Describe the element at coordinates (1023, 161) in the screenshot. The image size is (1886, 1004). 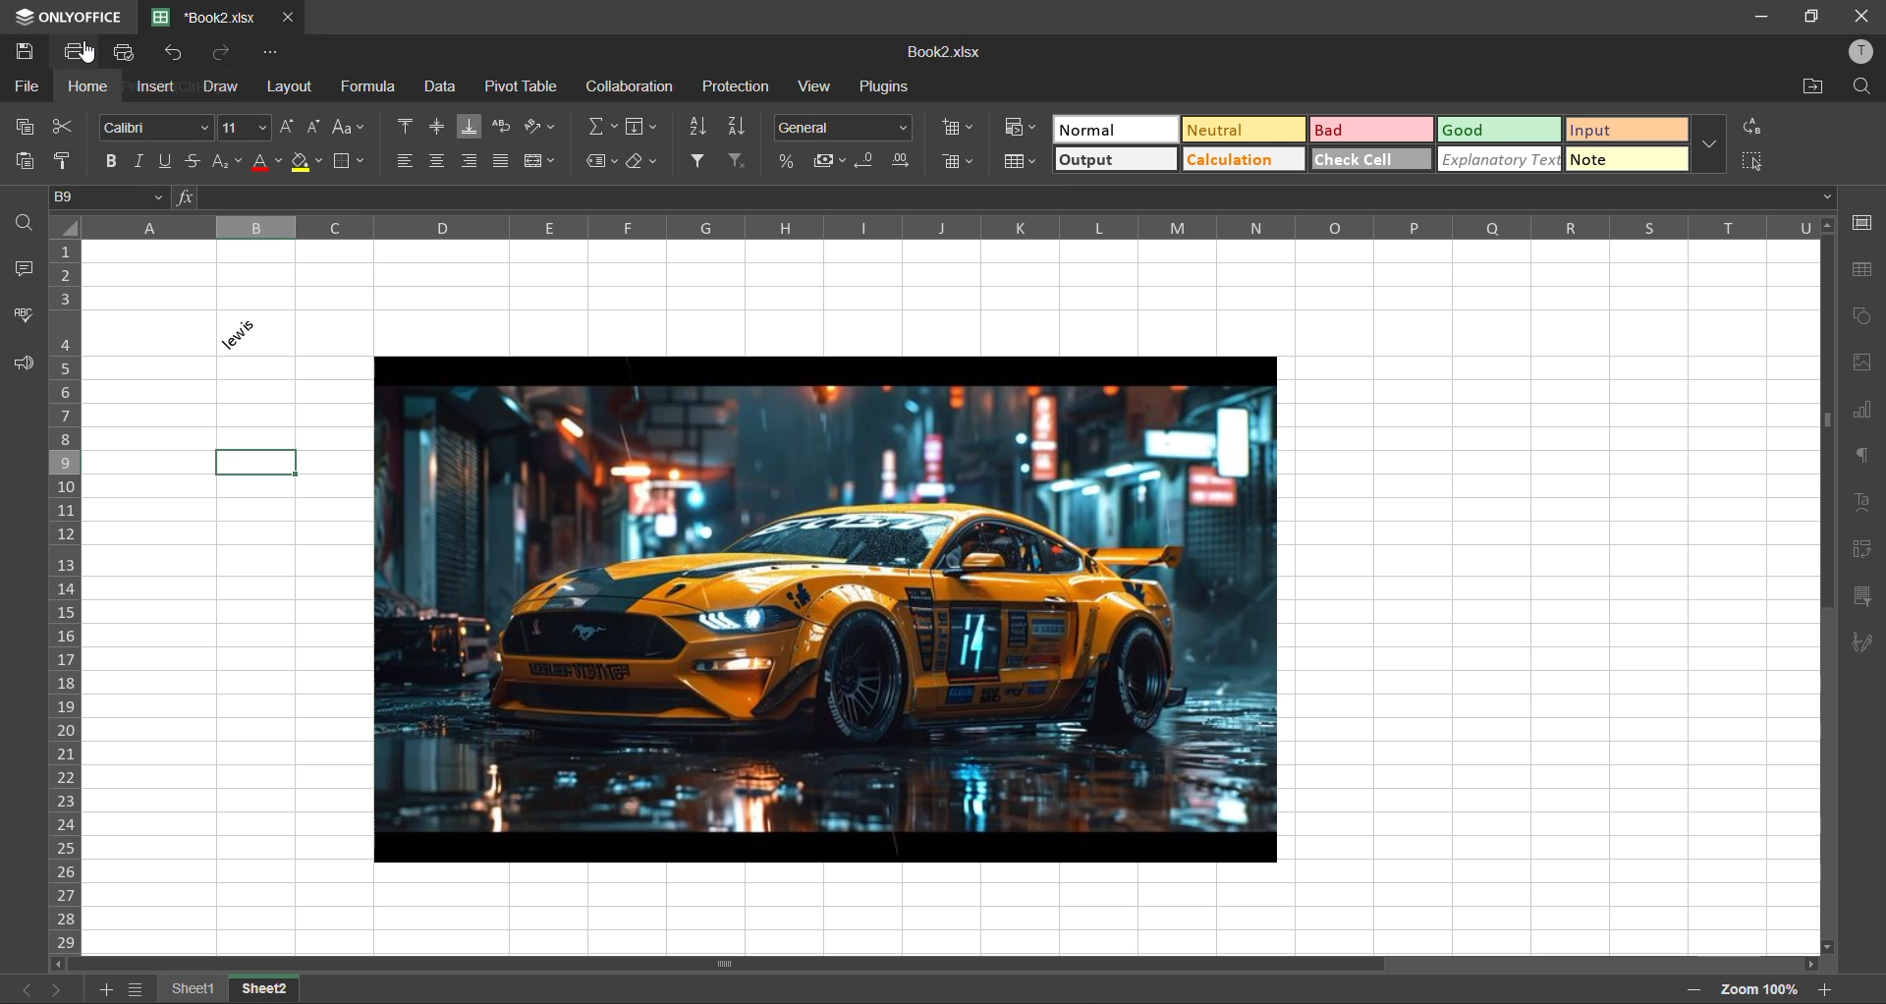
I see `format as table` at that location.